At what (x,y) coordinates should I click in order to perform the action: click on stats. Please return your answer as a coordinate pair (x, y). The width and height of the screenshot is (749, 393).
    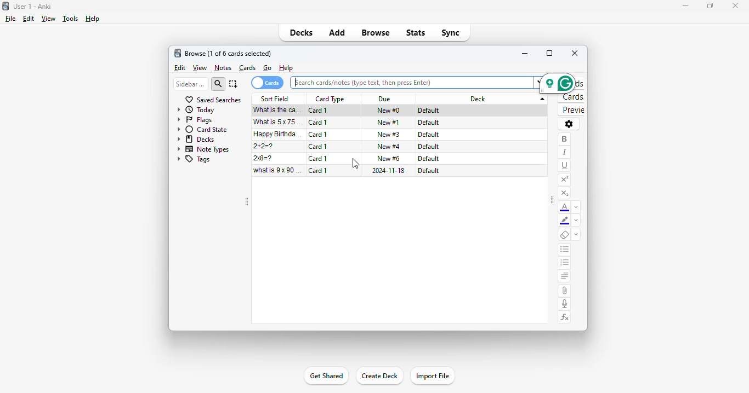
    Looking at the image, I should click on (416, 32).